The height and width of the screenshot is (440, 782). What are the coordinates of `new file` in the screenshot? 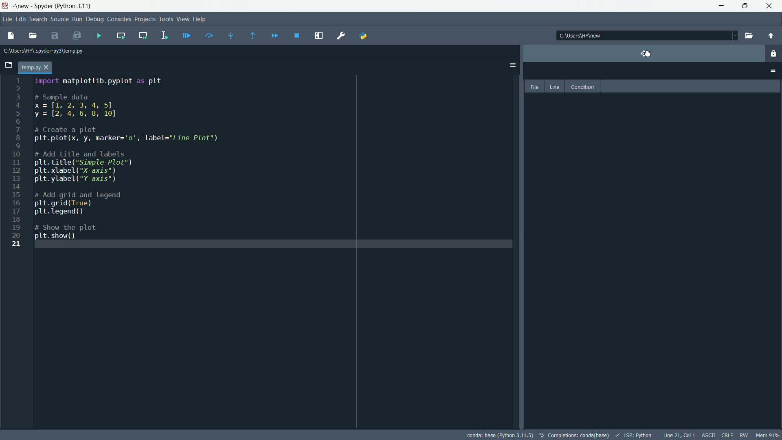 It's located at (9, 33).